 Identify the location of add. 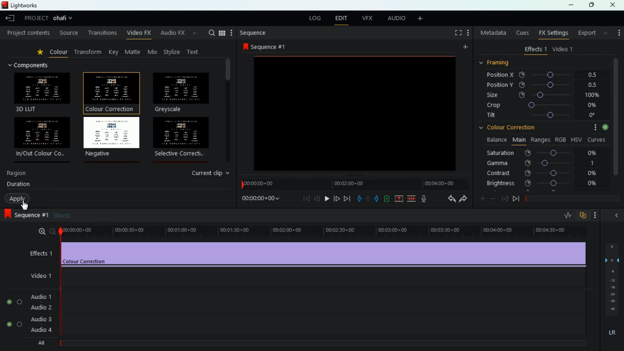
(386, 198).